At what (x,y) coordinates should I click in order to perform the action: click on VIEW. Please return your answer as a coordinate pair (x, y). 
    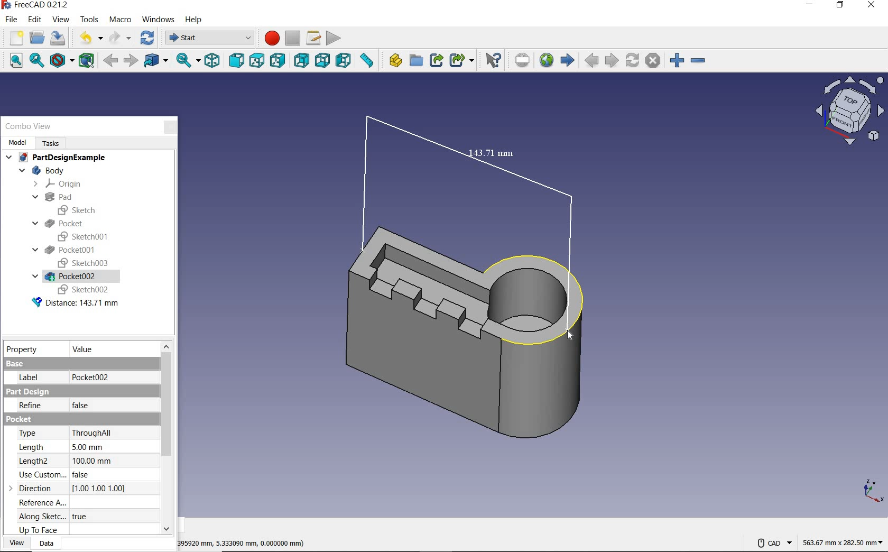
    Looking at the image, I should click on (17, 543).